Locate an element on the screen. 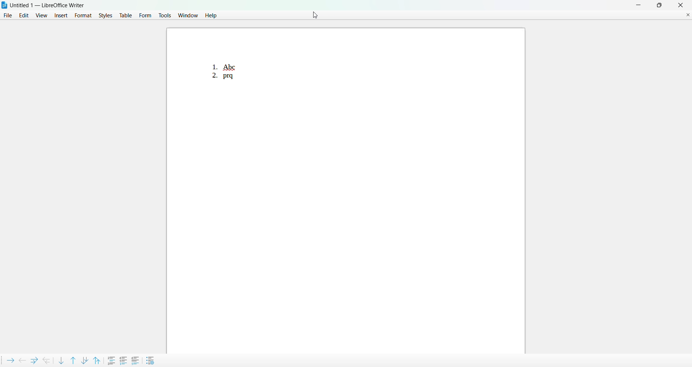 The height and width of the screenshot is (367, 692). styles is located at coordinates (104, 16).